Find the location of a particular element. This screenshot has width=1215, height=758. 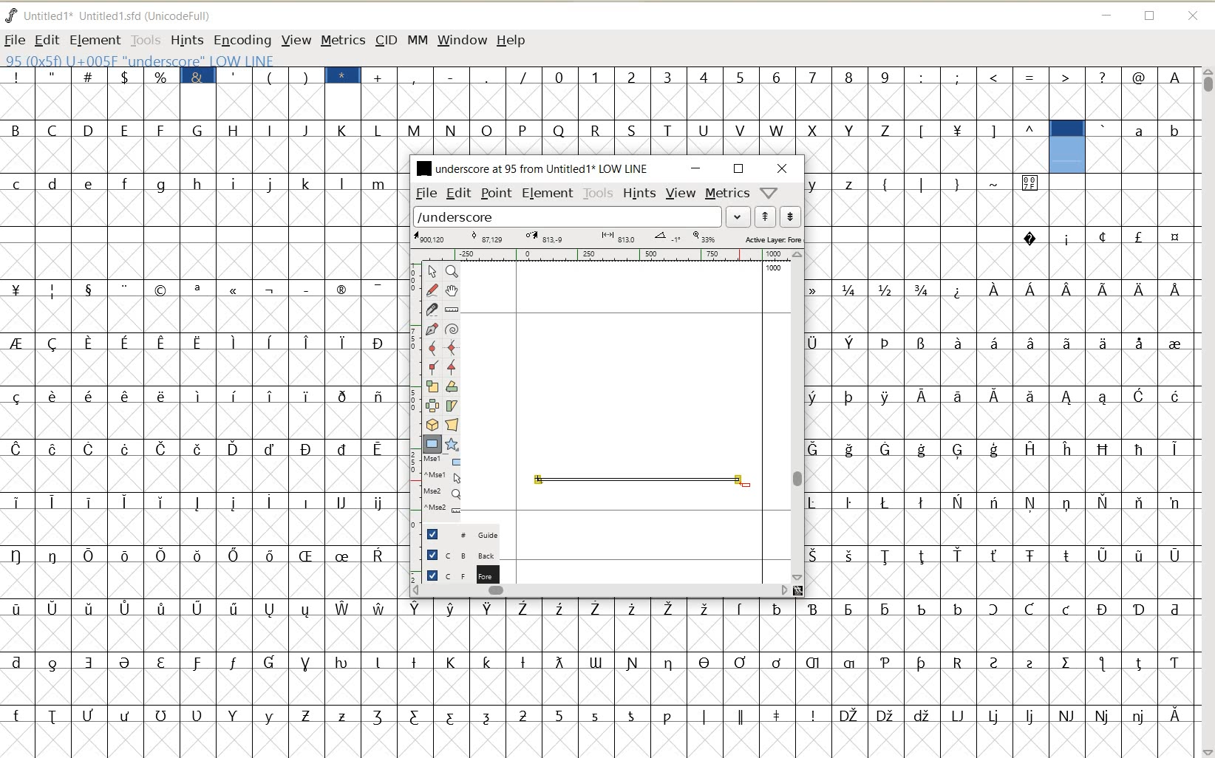

HELP is located at coordinates (513, 41).